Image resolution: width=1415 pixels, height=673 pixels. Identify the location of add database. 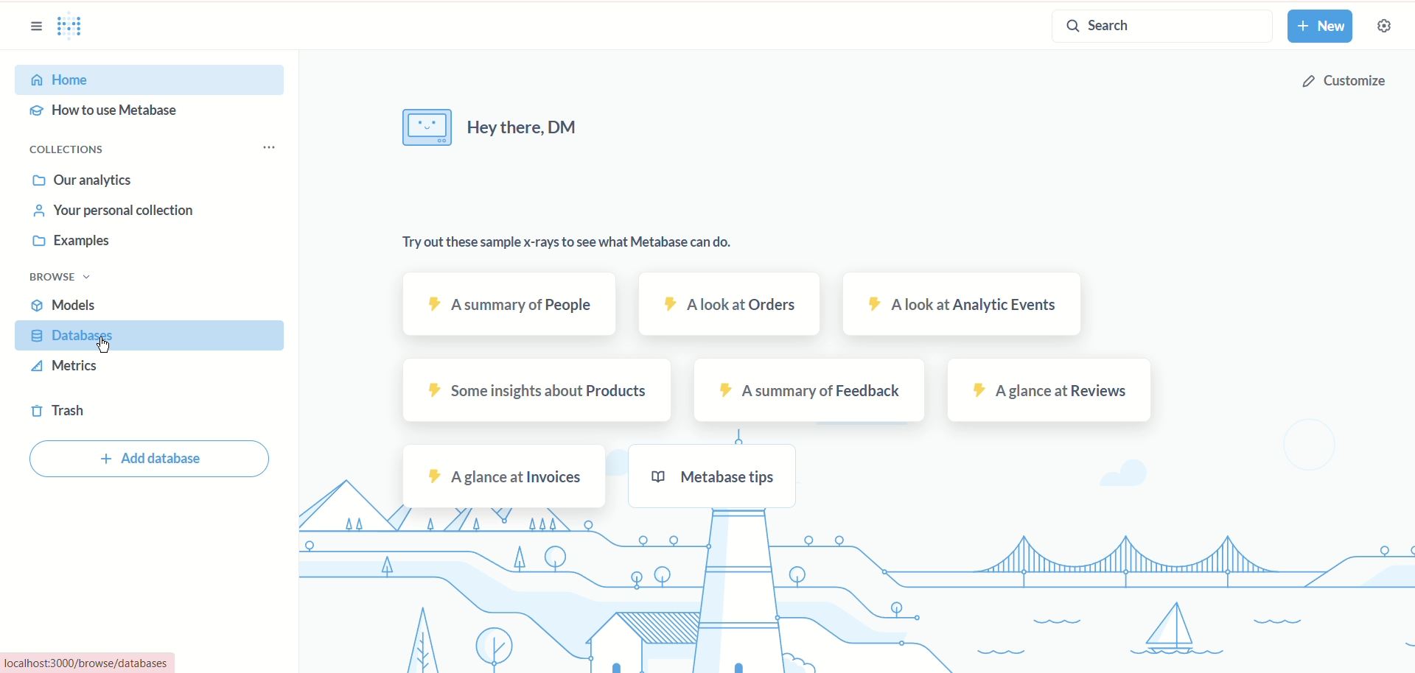
(149, 459).